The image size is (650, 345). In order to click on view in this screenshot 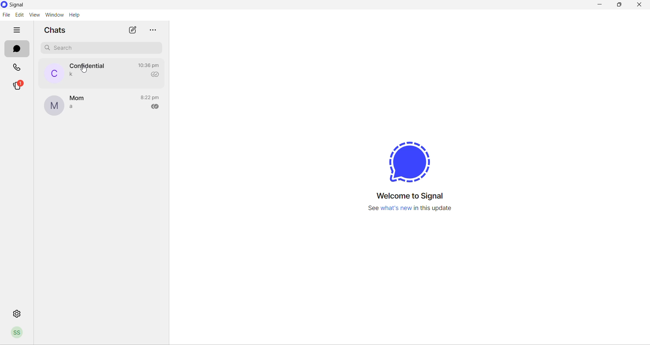, I will do `click(34, 15)`.